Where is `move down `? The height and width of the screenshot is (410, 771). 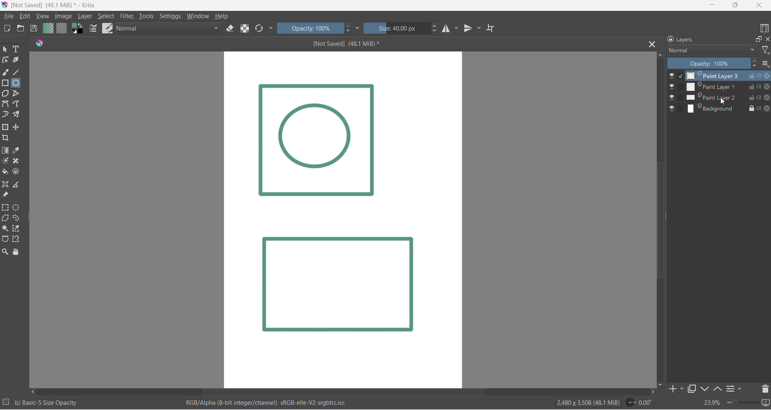
move down  is located at coordinates (661, 385).